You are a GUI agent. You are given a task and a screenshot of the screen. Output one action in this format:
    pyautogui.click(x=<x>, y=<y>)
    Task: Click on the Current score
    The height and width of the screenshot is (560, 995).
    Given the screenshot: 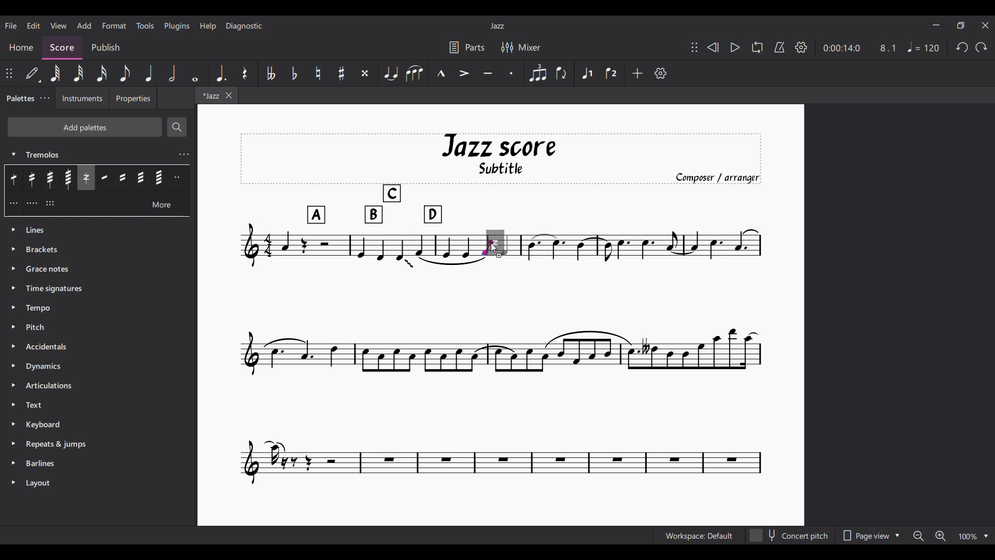 What is the action you would take?
    pyautogui.click(x=501, y=372)
    